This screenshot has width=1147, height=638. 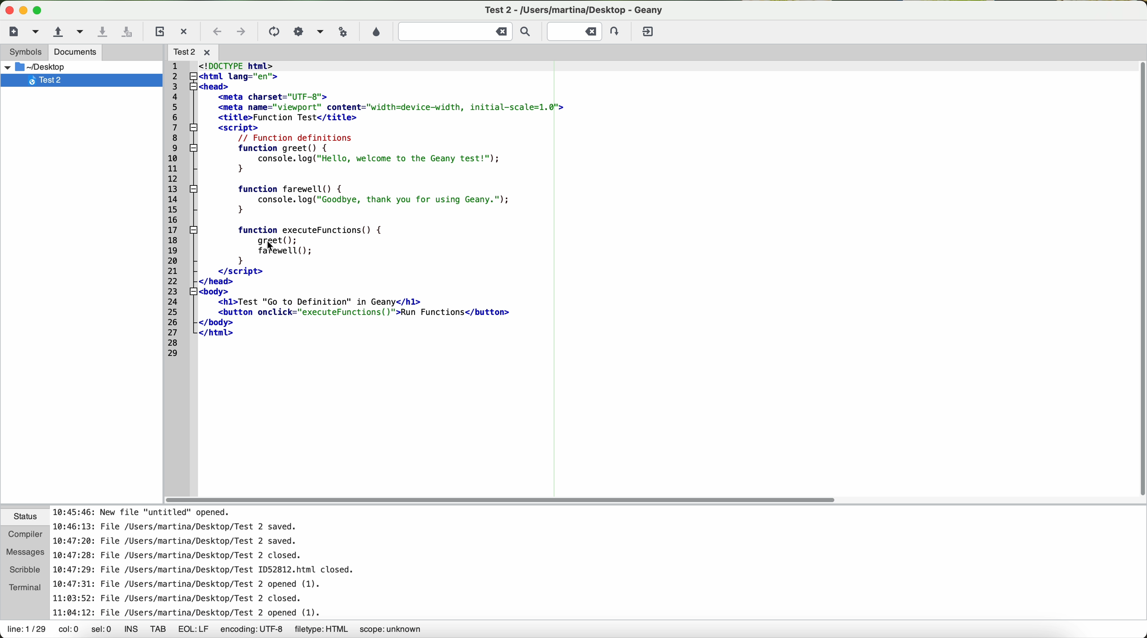 What do you see at coordinates (23, 535) in the screenshot?
I see `compiler` at bounding box center [23, 535].